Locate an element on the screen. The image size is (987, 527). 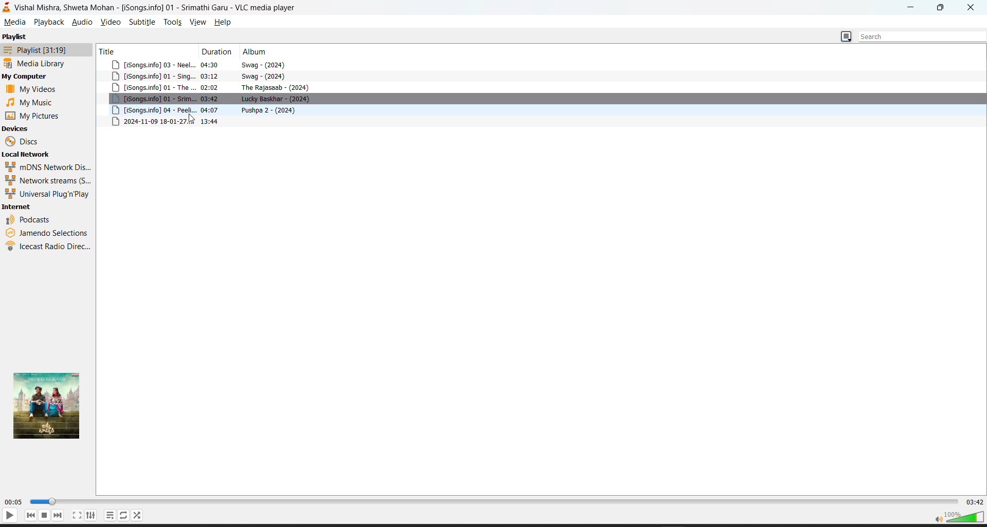
help is located at coordinates (227, 23).